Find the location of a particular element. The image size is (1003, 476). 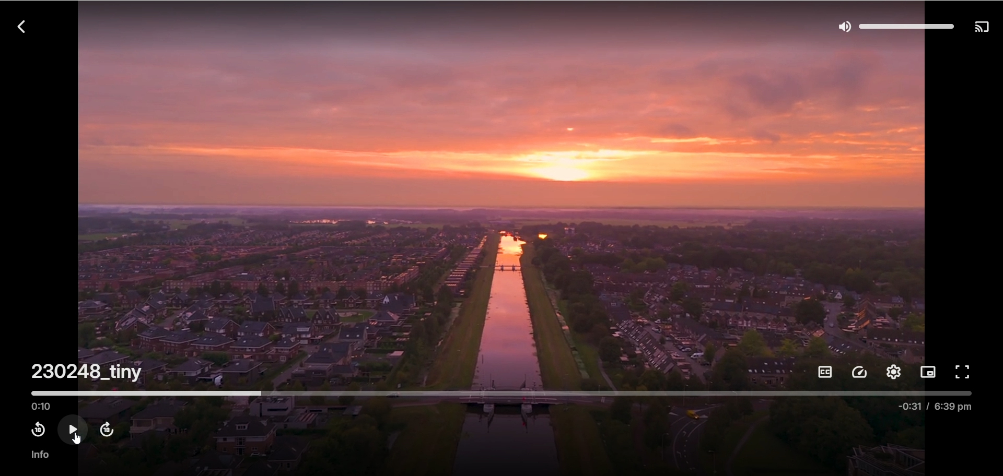

volume is located at coordinates (895, 25).